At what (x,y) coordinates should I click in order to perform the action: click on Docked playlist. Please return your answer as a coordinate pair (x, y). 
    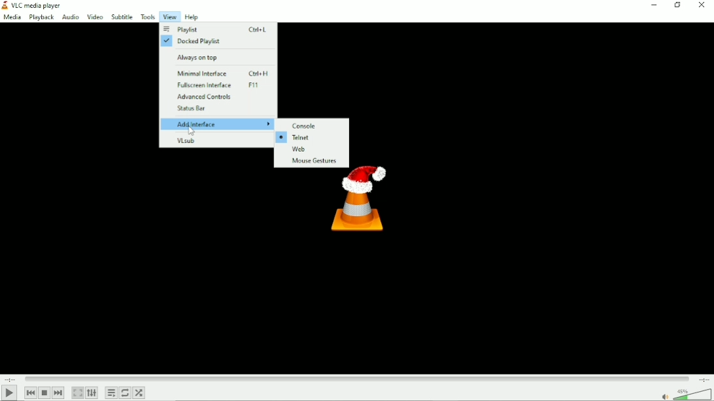
    Looking at the image, I should click on (194, 41).